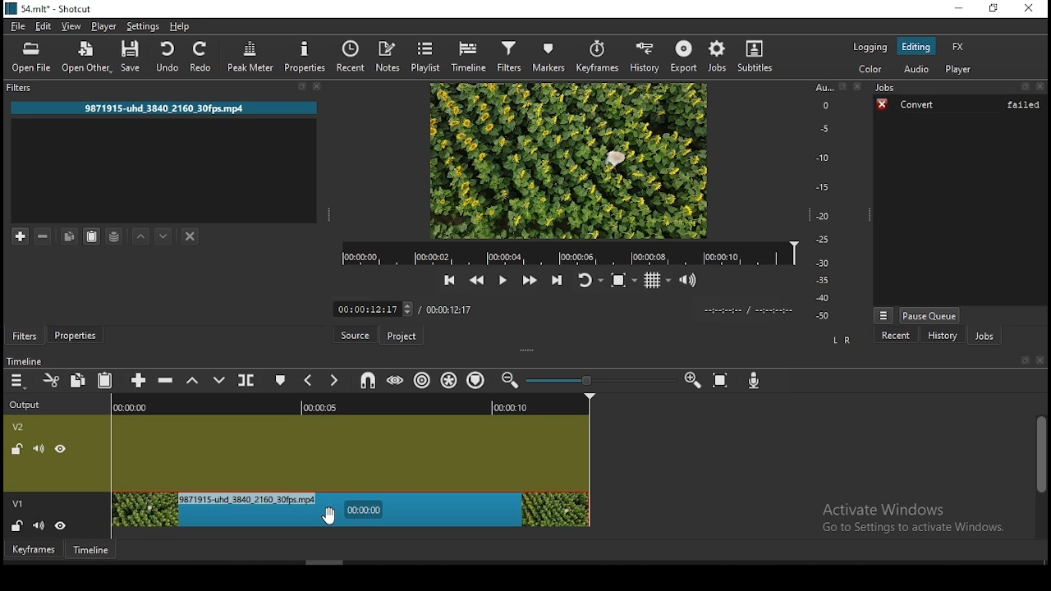 The height and width of the screenshot is (591, 1051). I want to click on scale, so click(824, 201).